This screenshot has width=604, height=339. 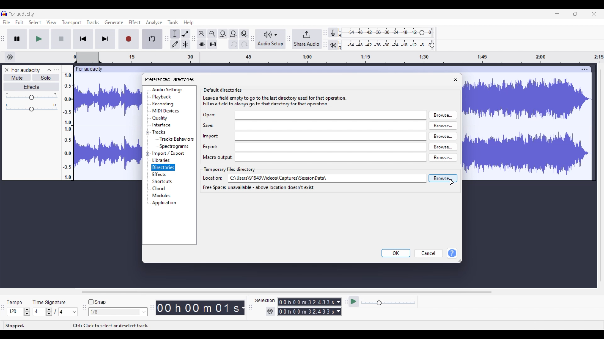 What do you see at coordinates (331, 115) in the screenshot?
I see `open input box` at bounding box center [331, 115].